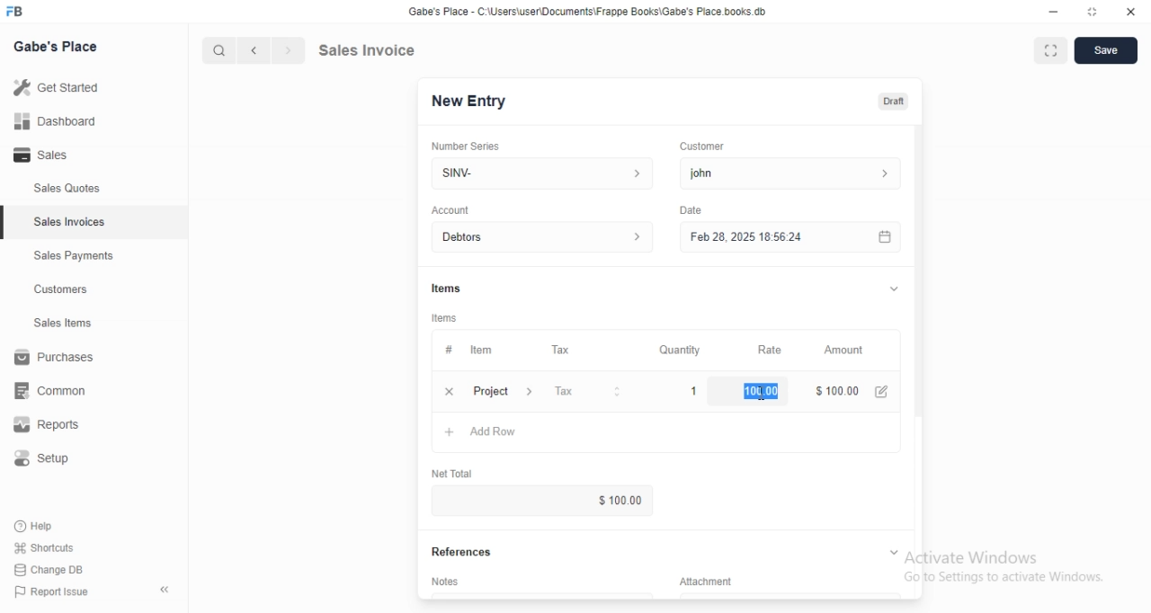 The height and width of the screenshot is (613, 1151). What do you see at coordinates (845, 351) in the screenshot?
I see `‘Amount` at bounding box center [845, 351].